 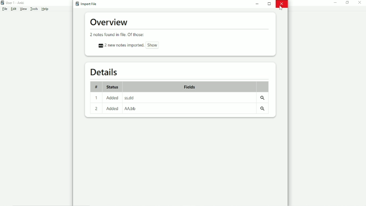 I want to click on Help, so click(x=45, y=9).